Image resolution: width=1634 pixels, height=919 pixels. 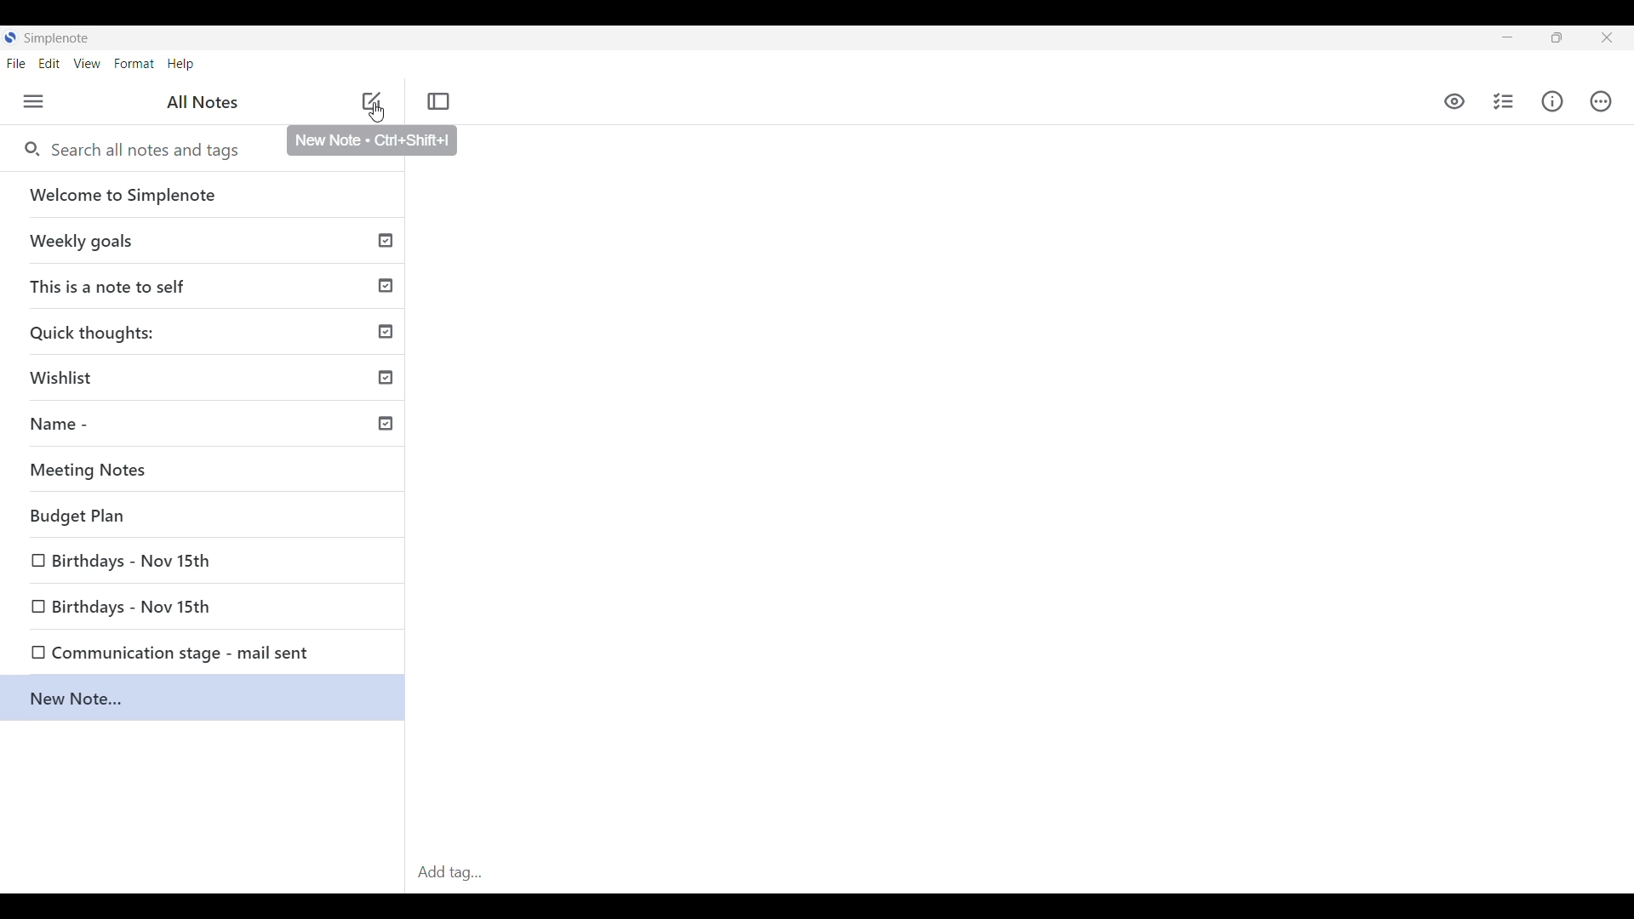 I want to click on Wishlist, so click(x=209, y=374).